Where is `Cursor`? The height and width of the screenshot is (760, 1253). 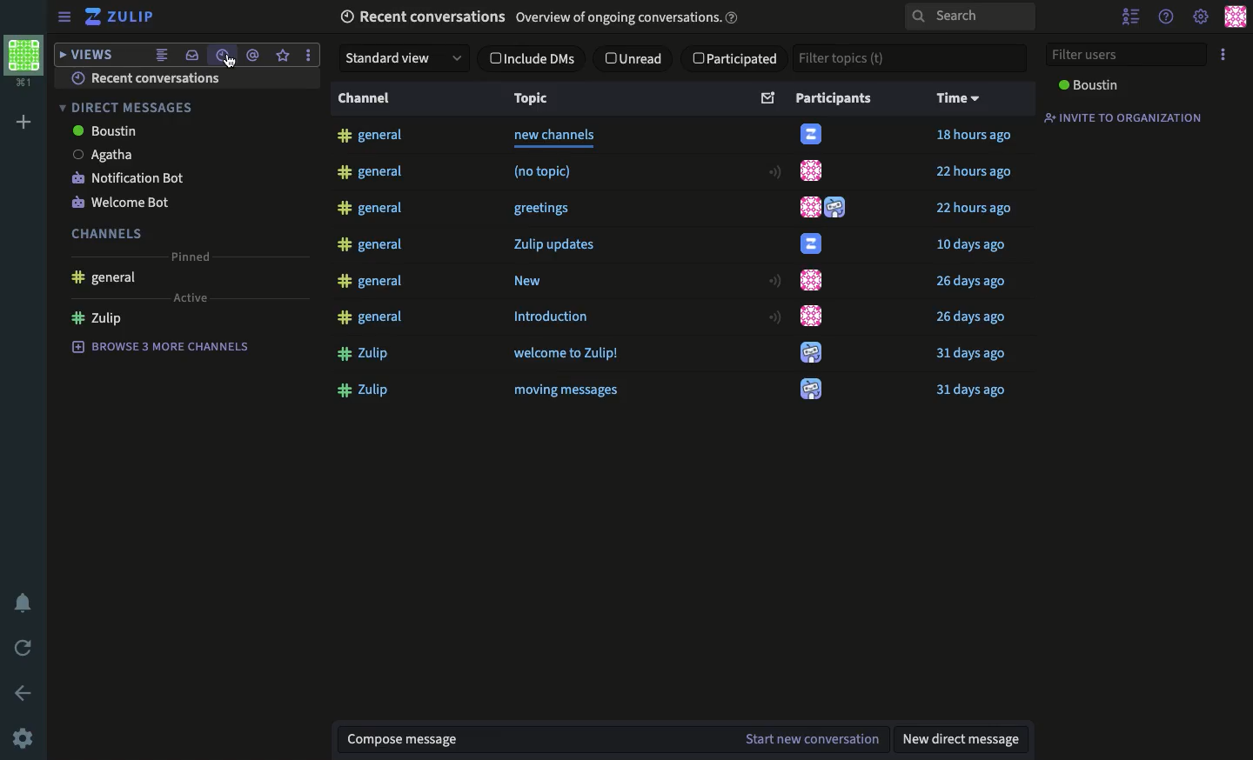 Cursor is located at coordinates (227, 62).